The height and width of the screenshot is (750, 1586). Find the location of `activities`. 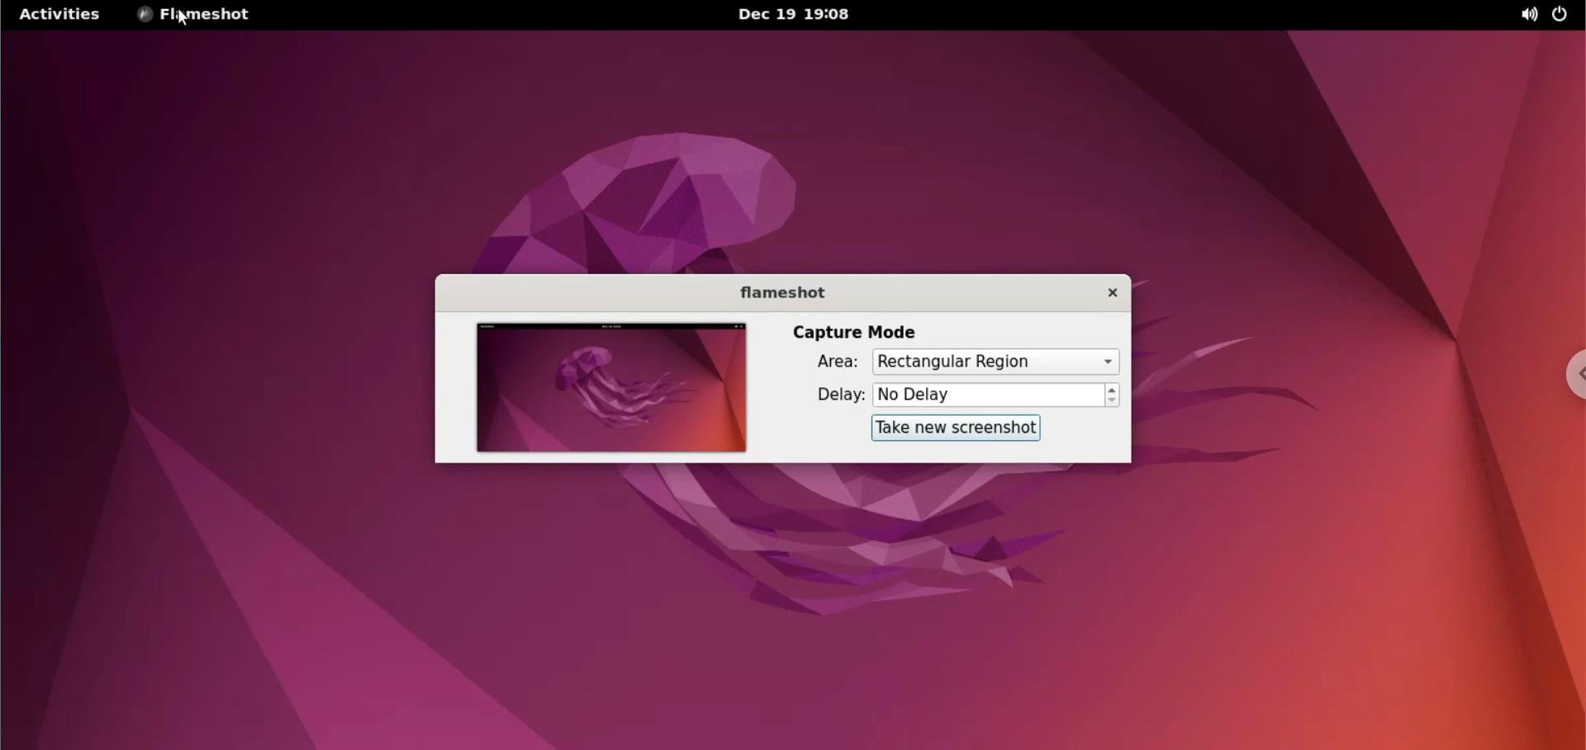

activities is located at coordinates (67, 14).